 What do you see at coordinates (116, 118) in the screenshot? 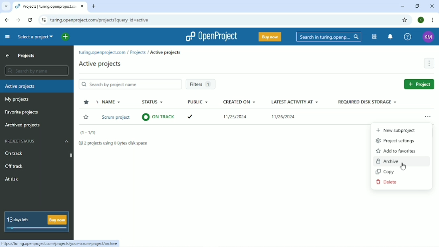
I see `Scrum project` at bounding box center [116, 118].